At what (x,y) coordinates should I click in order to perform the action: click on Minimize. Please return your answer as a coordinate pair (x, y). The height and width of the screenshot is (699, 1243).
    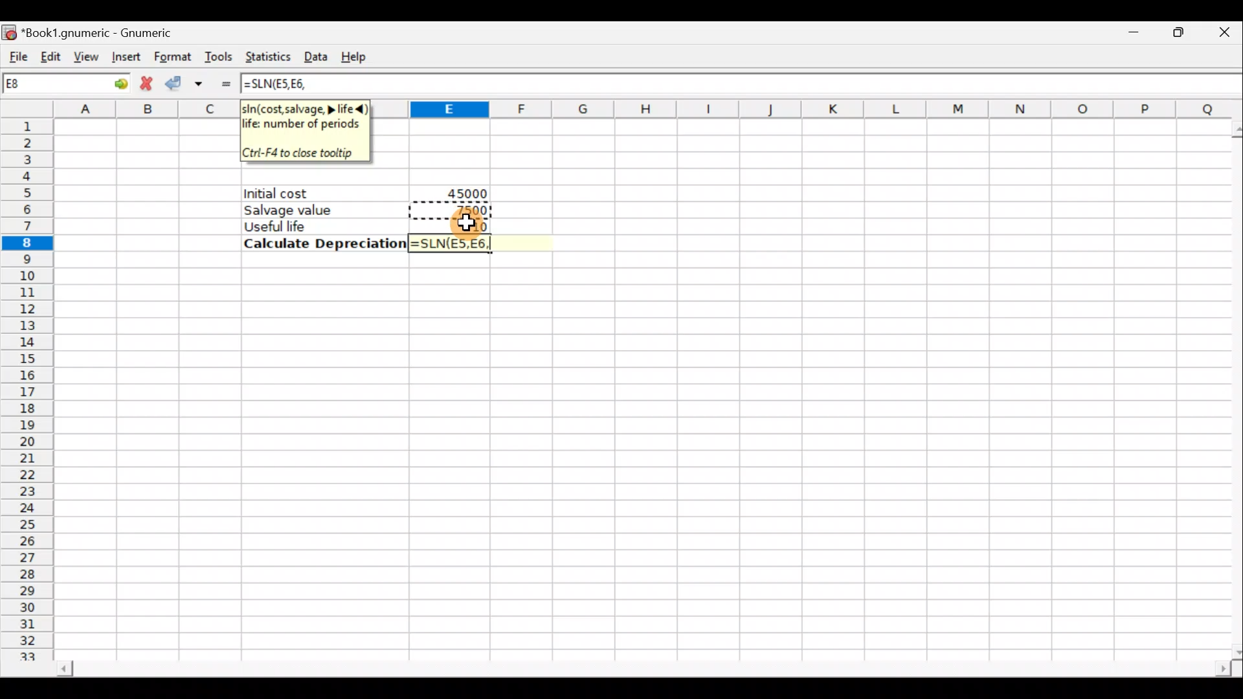
    Looking at the image, I should click on (1131, 36).